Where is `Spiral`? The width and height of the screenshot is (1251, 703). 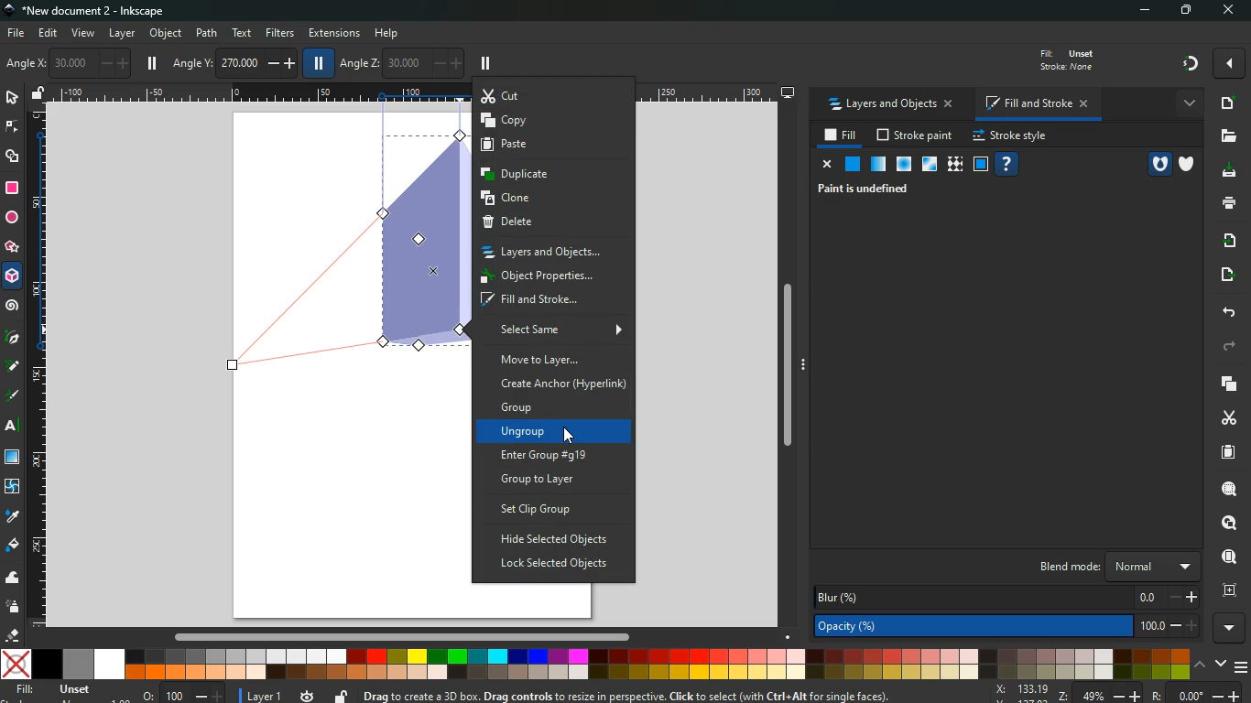 Spiral is located at coordinates (15, 307).